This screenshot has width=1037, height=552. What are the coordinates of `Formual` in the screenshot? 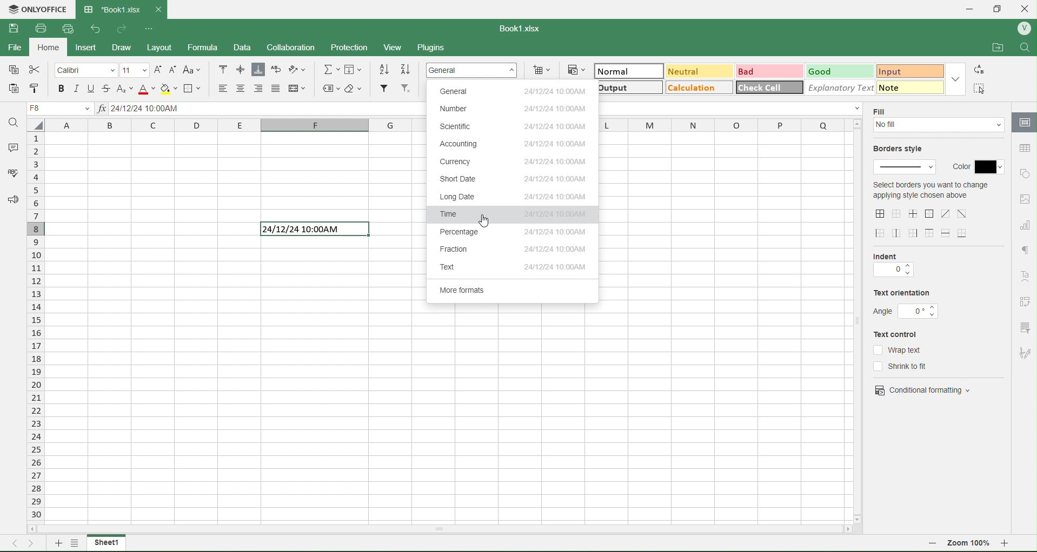 It's located at (211, 48).